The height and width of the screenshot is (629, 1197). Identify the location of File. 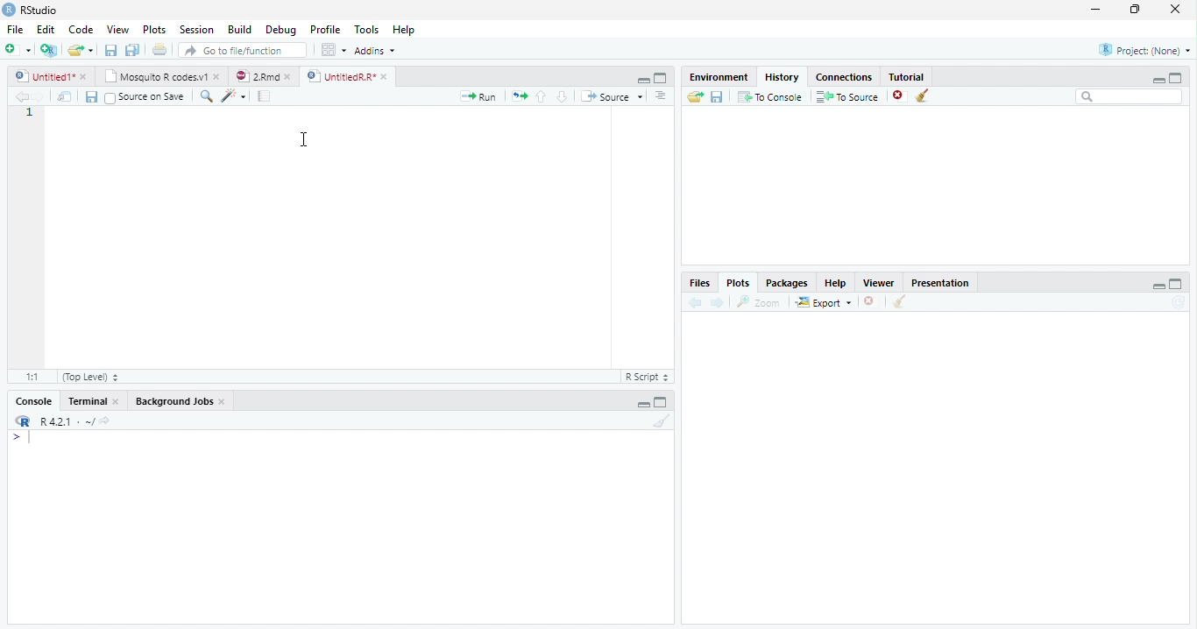
(15, 29).